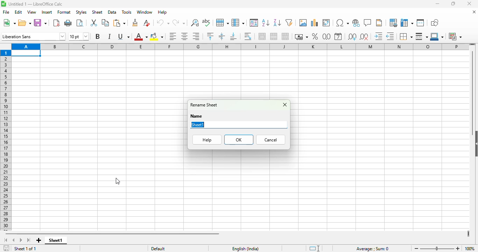 The image size is (478, 252). Describe the element at coordinates (326, 22) in the screenshot. I see `insert or edit pivot table` at that location.